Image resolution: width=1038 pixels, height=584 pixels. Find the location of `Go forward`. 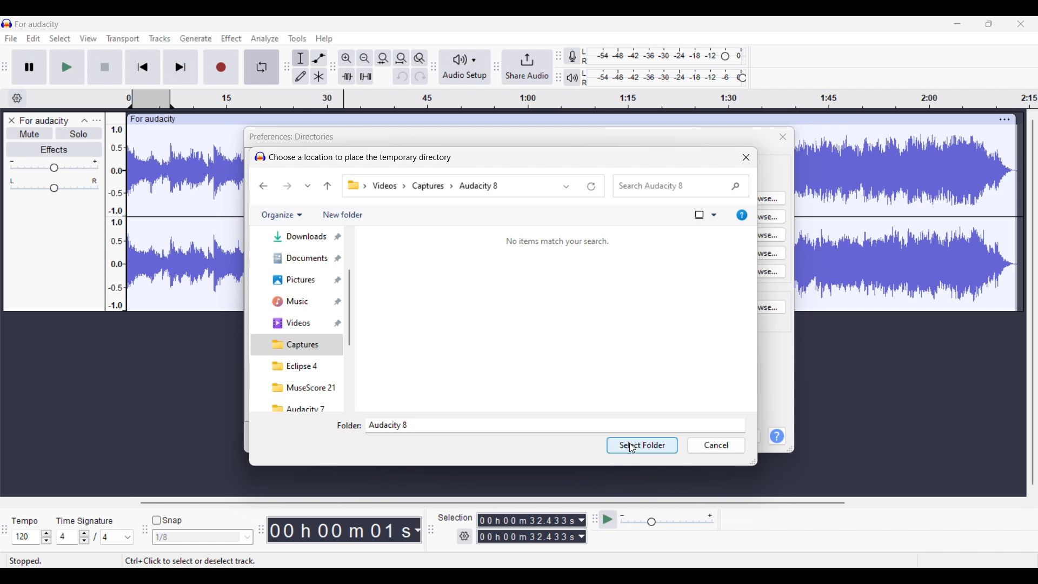

Go forward is located at coordinates (287, 186).